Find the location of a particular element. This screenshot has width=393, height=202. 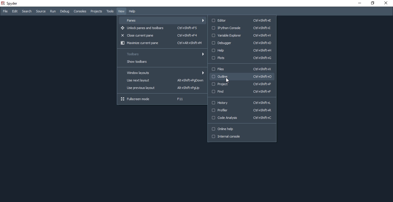

Window layouts is located at coordinates (161, 73).